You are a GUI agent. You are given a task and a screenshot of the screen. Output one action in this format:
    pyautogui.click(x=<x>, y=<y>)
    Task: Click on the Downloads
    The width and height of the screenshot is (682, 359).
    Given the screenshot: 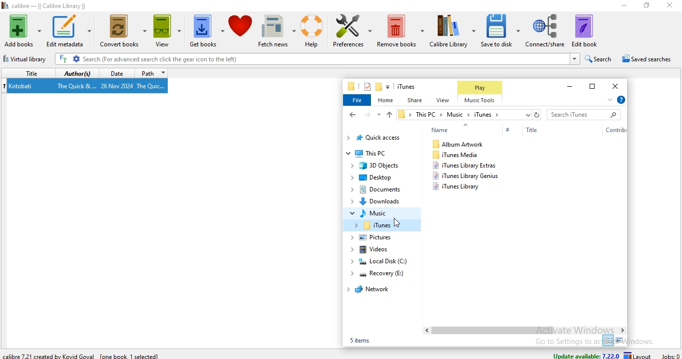 What is the action you would take?
    pyautogui.click(x=379, y=200)
    